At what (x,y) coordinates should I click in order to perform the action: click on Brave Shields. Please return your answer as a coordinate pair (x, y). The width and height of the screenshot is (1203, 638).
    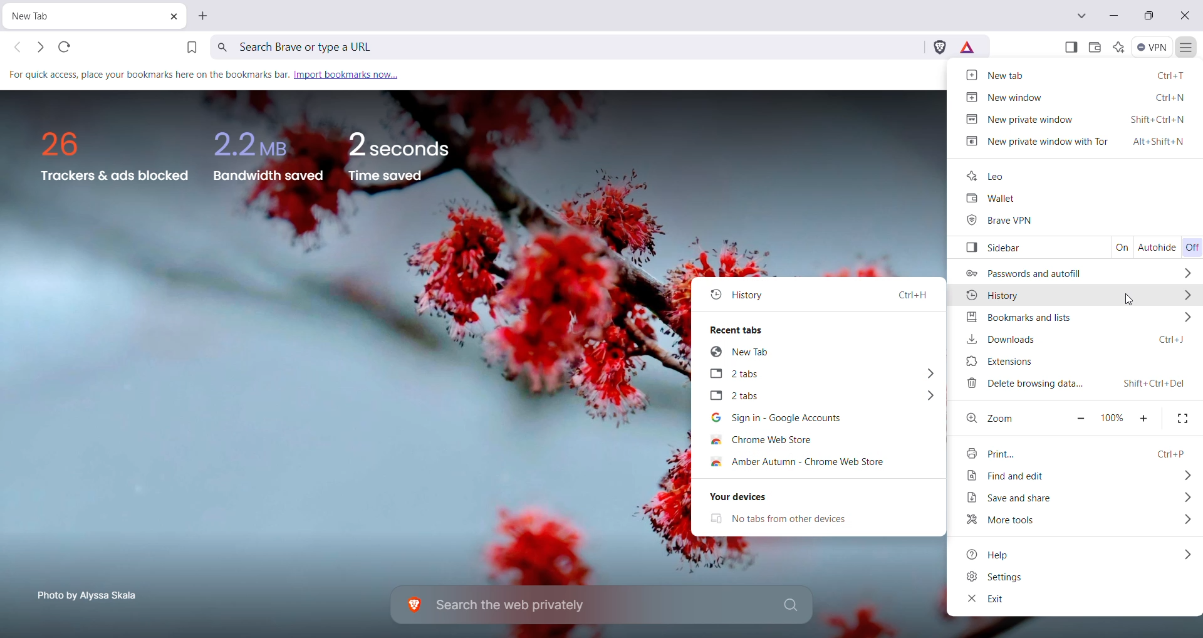
    Looking at the image, I should click on (939, 47).